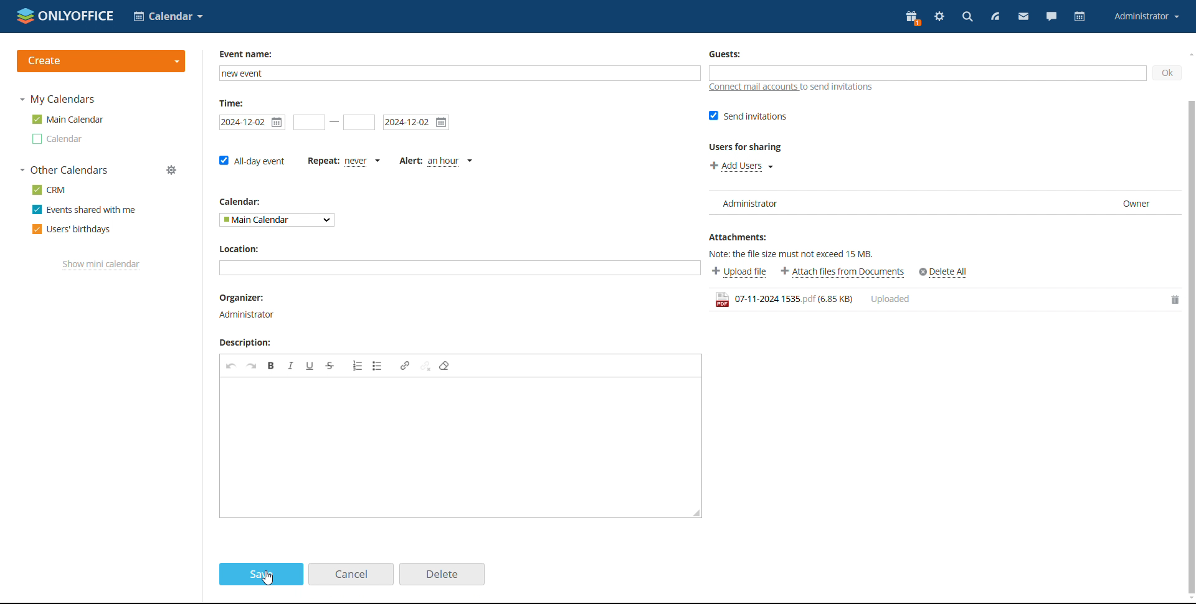  What do you see at coordinates (252, 123) in the screenshot?
I see `start date` at bounding box center [252, 123].